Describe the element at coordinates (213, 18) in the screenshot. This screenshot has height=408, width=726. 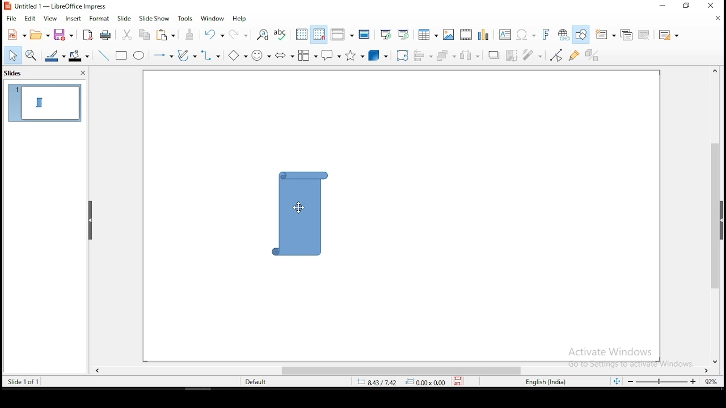
I see `window` at that location.